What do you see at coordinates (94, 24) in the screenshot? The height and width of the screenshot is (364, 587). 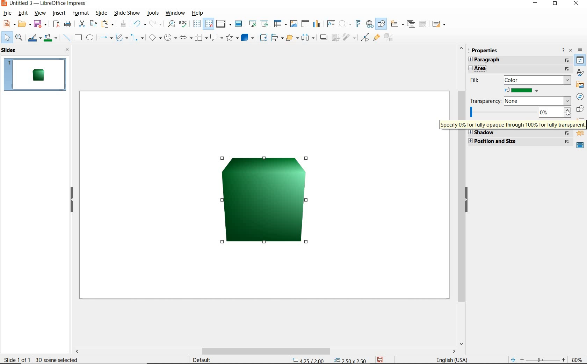 I see `copy` at bounding box center [94, 24].